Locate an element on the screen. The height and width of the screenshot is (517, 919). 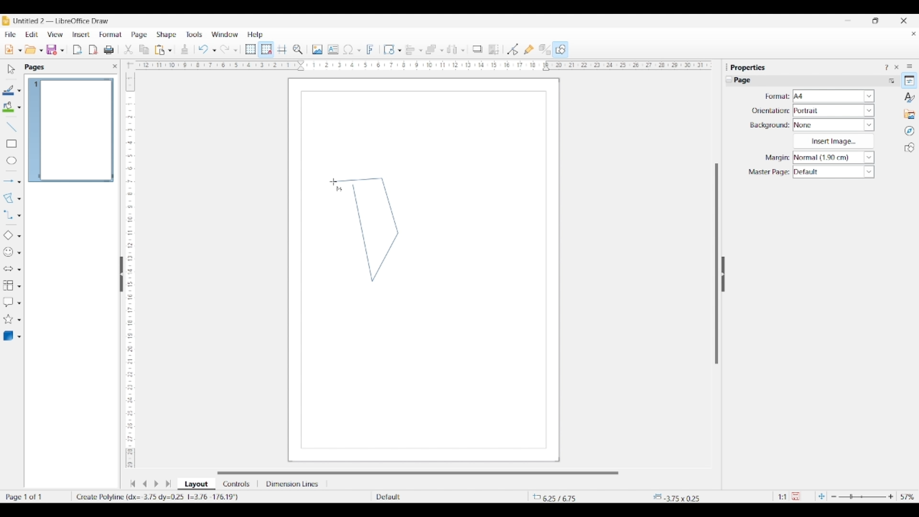
Polygon co-ordinates changed is located at coordinates (160, 496).